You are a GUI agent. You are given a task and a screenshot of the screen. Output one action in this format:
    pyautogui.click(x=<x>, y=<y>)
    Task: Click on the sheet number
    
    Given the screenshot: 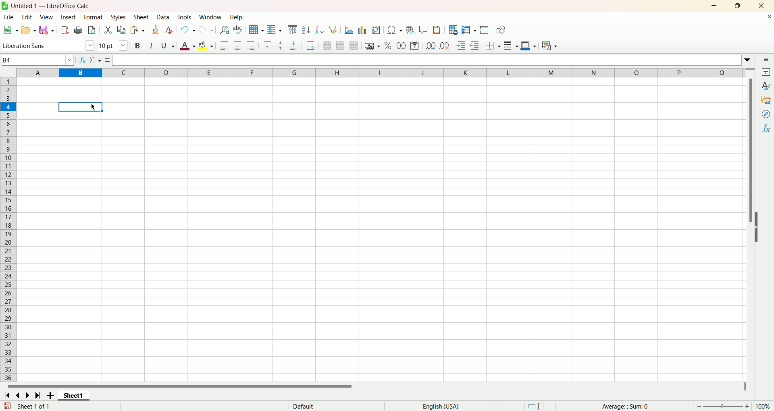 What is the action you would take?
    pyautogui.click(x=60, y=406)
    